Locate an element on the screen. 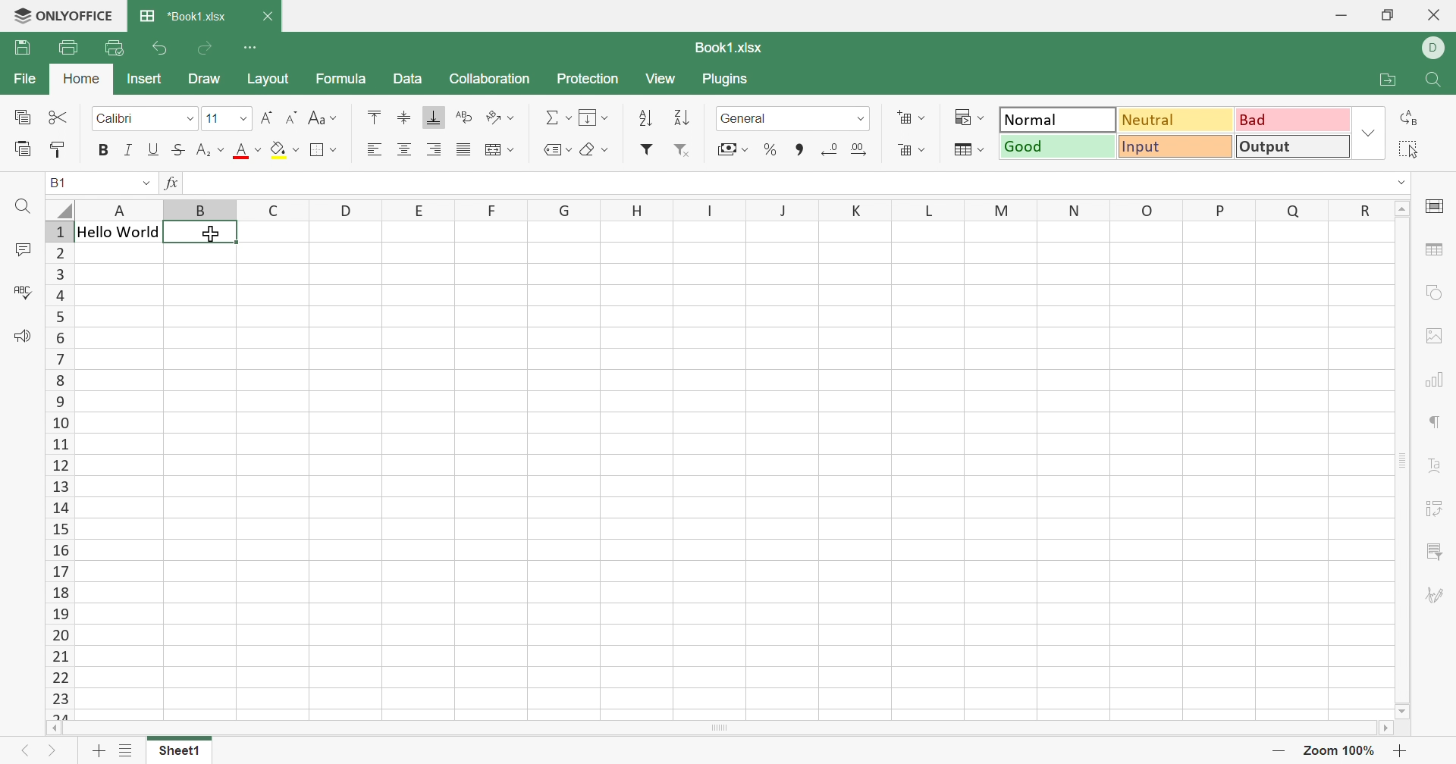  Subscript is located at coordinates (208, 151).